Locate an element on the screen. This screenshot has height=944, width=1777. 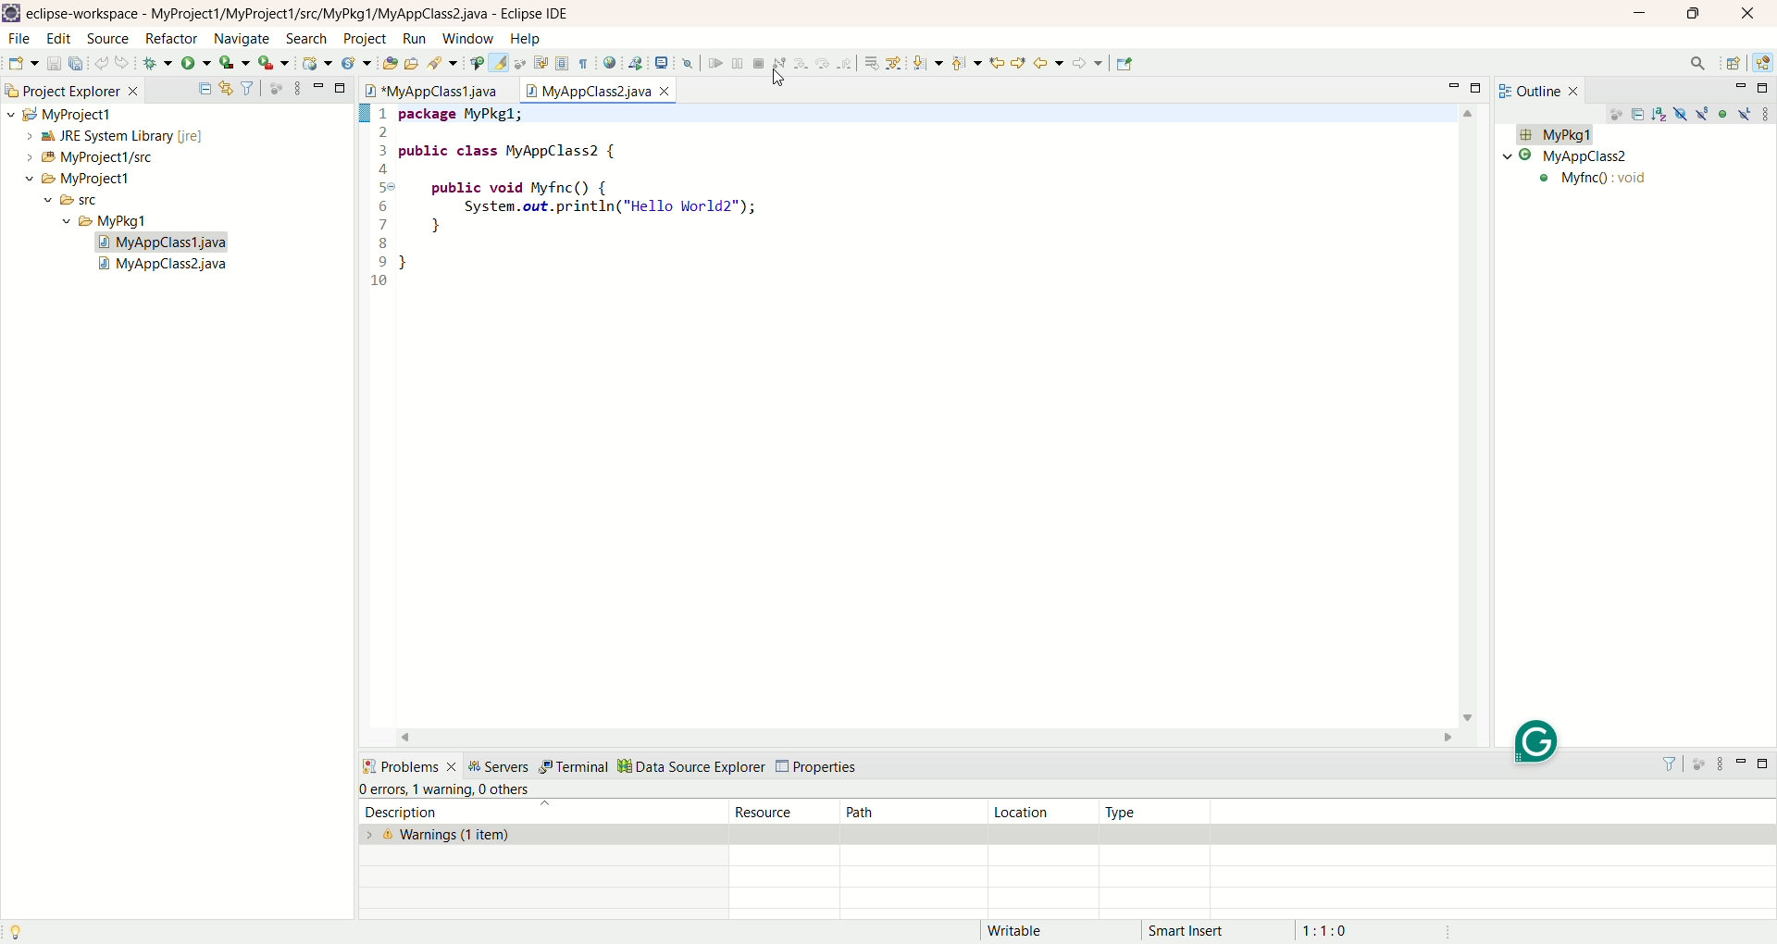
drop to frame is located at coordinates (870, 64).